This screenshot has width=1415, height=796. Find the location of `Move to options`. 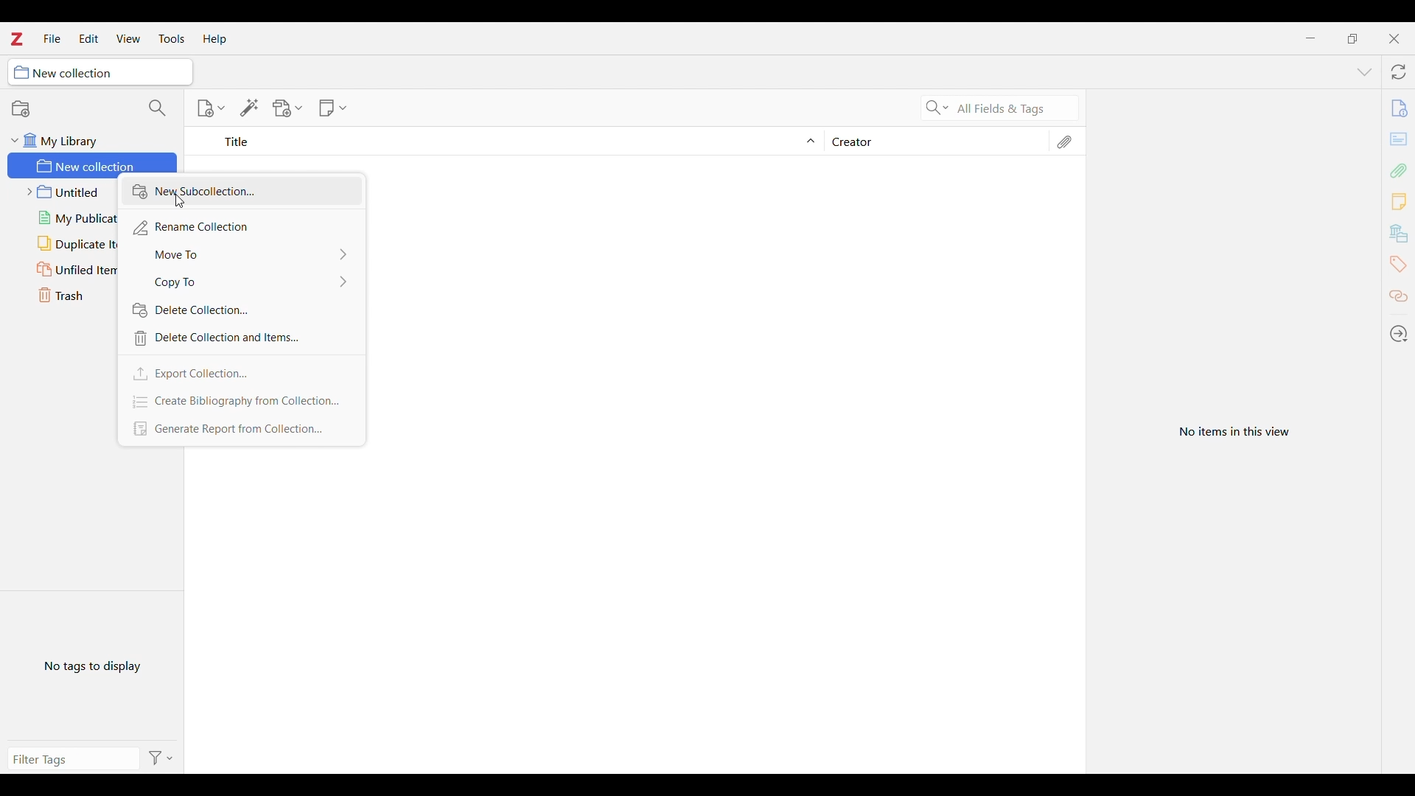

Move to options is located at coordinates (245, 254).